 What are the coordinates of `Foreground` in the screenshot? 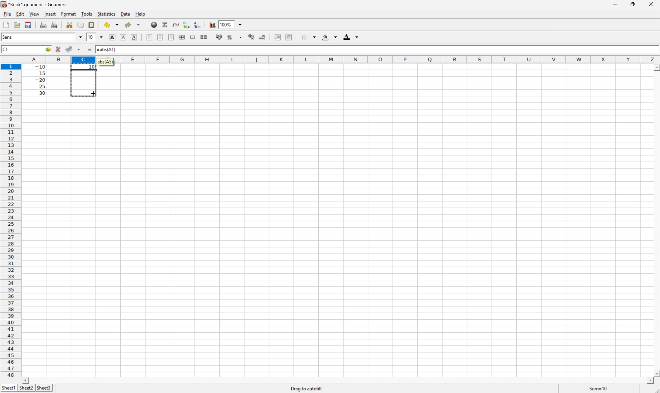 It's located at (346, 38).